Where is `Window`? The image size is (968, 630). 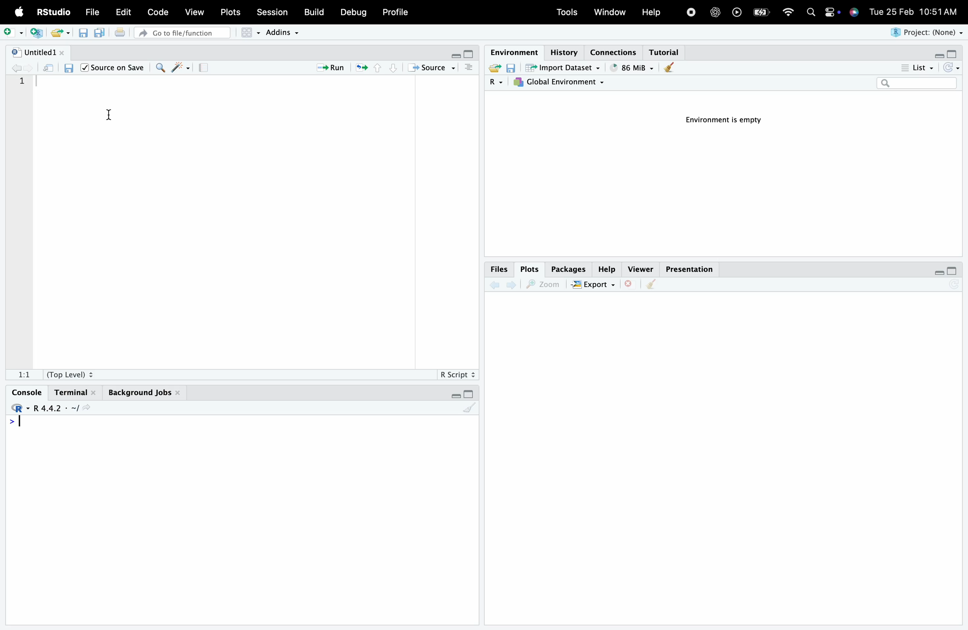
Window is located at coordinates (609, 12).